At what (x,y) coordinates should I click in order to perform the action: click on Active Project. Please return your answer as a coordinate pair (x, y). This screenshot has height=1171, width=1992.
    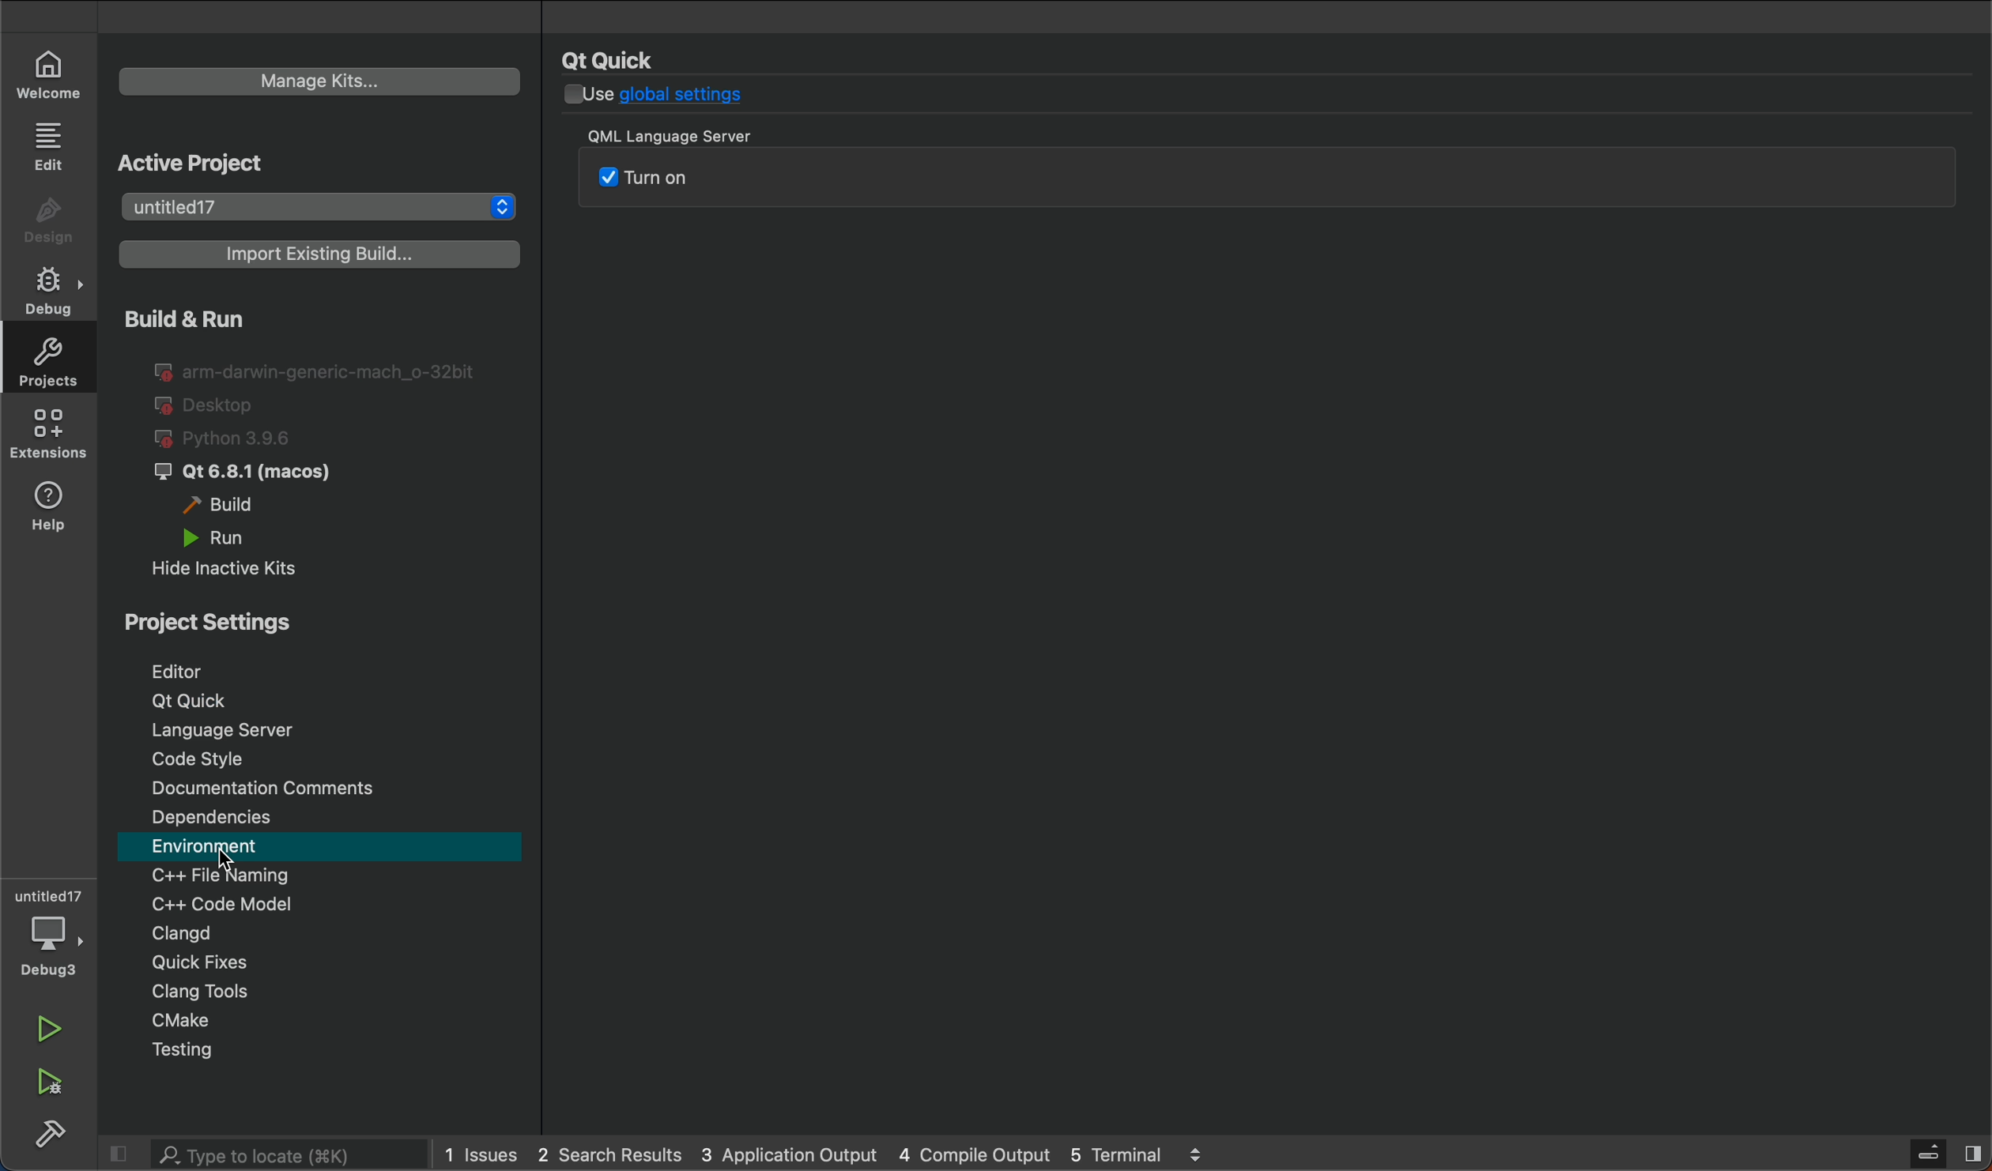
    Looking at the image, I should click on (278, 162).